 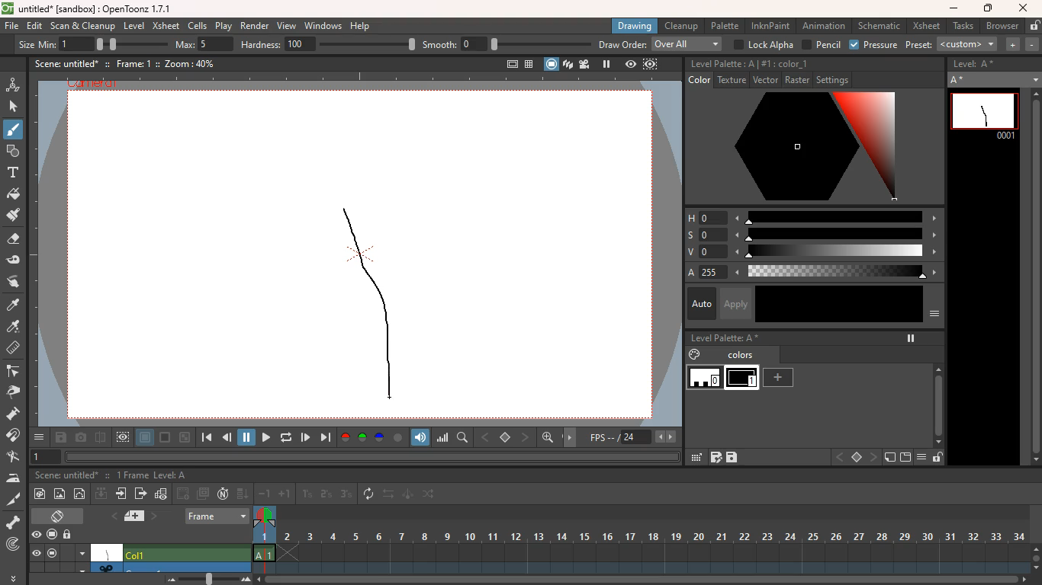 What do you see at coordinates (184, 493) in the screenshot?
I see `back` at bounding box center [184, 493].